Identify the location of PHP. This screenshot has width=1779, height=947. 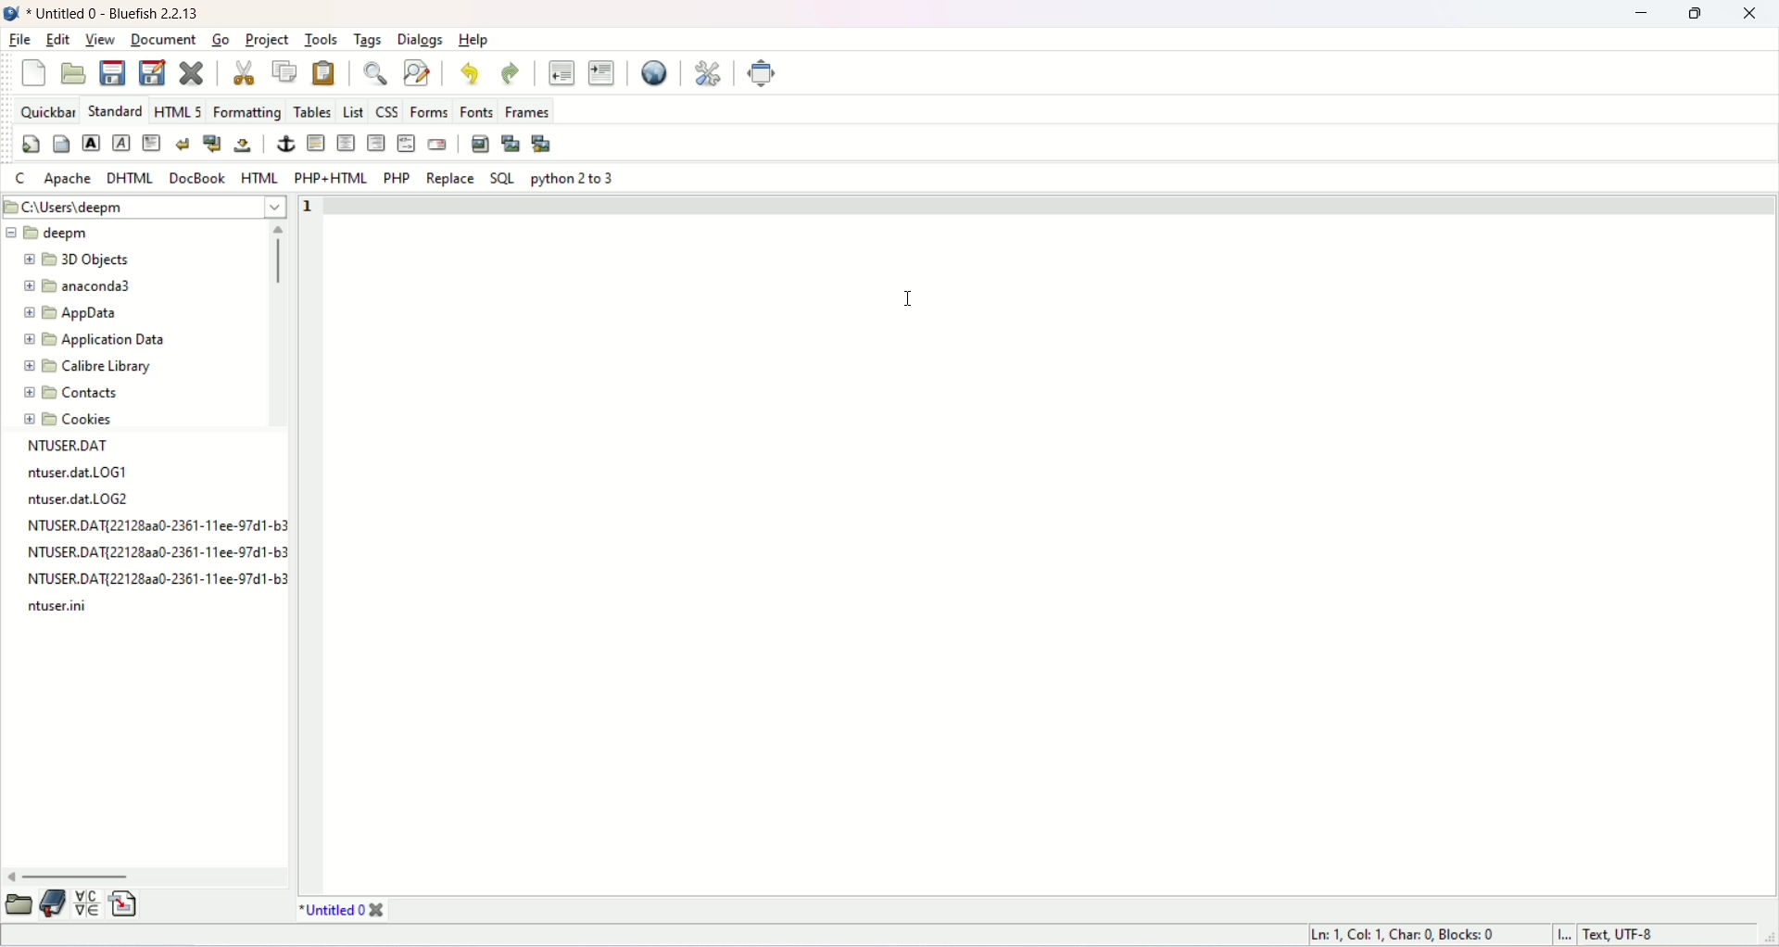
(394, 179).